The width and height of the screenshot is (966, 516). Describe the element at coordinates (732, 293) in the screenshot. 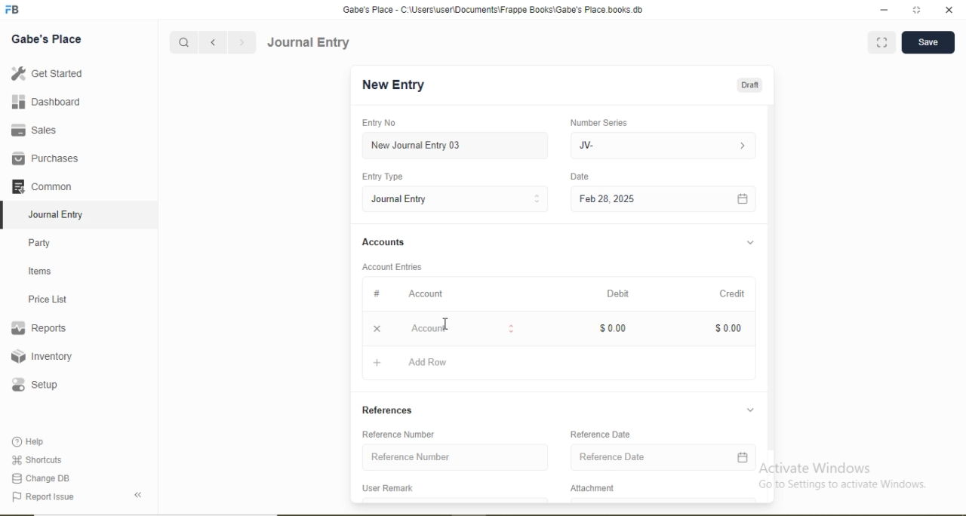

I see `Credit` at that location.